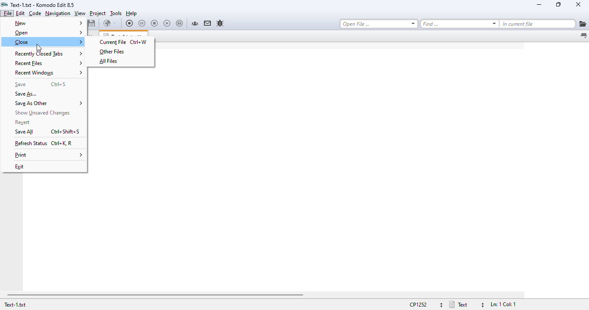 This screenshot has height=310, width=589. I want to click on save all, so click(25, 132).